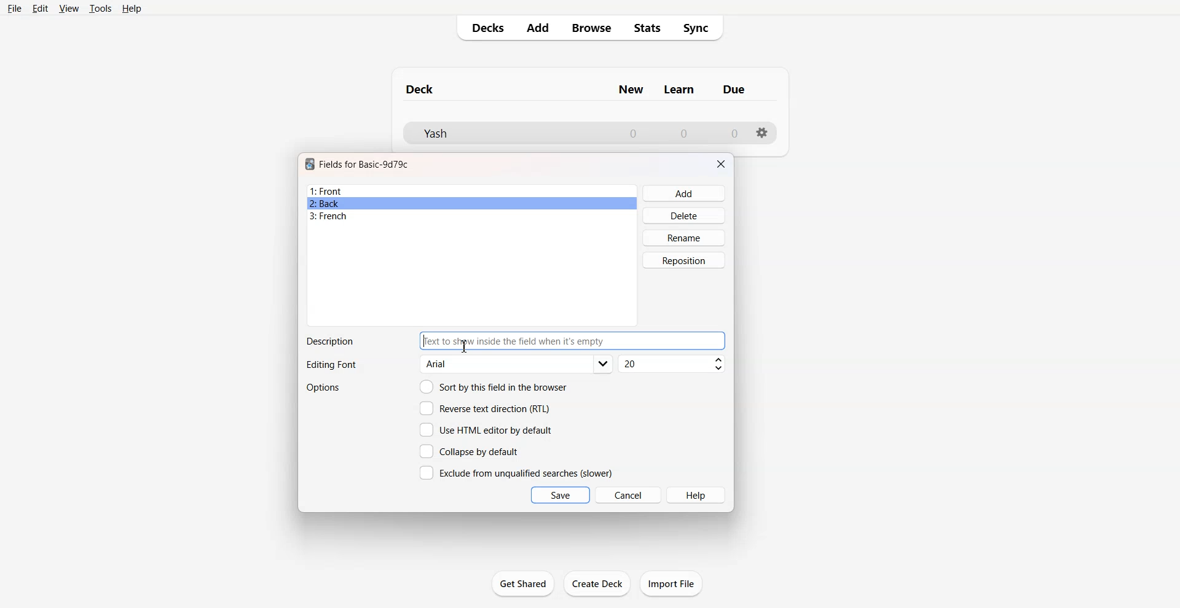  What do you see at coordinates (684, 133) in the screenshot?
I see `Number of Learn cards` at bounding box center [684, 133].